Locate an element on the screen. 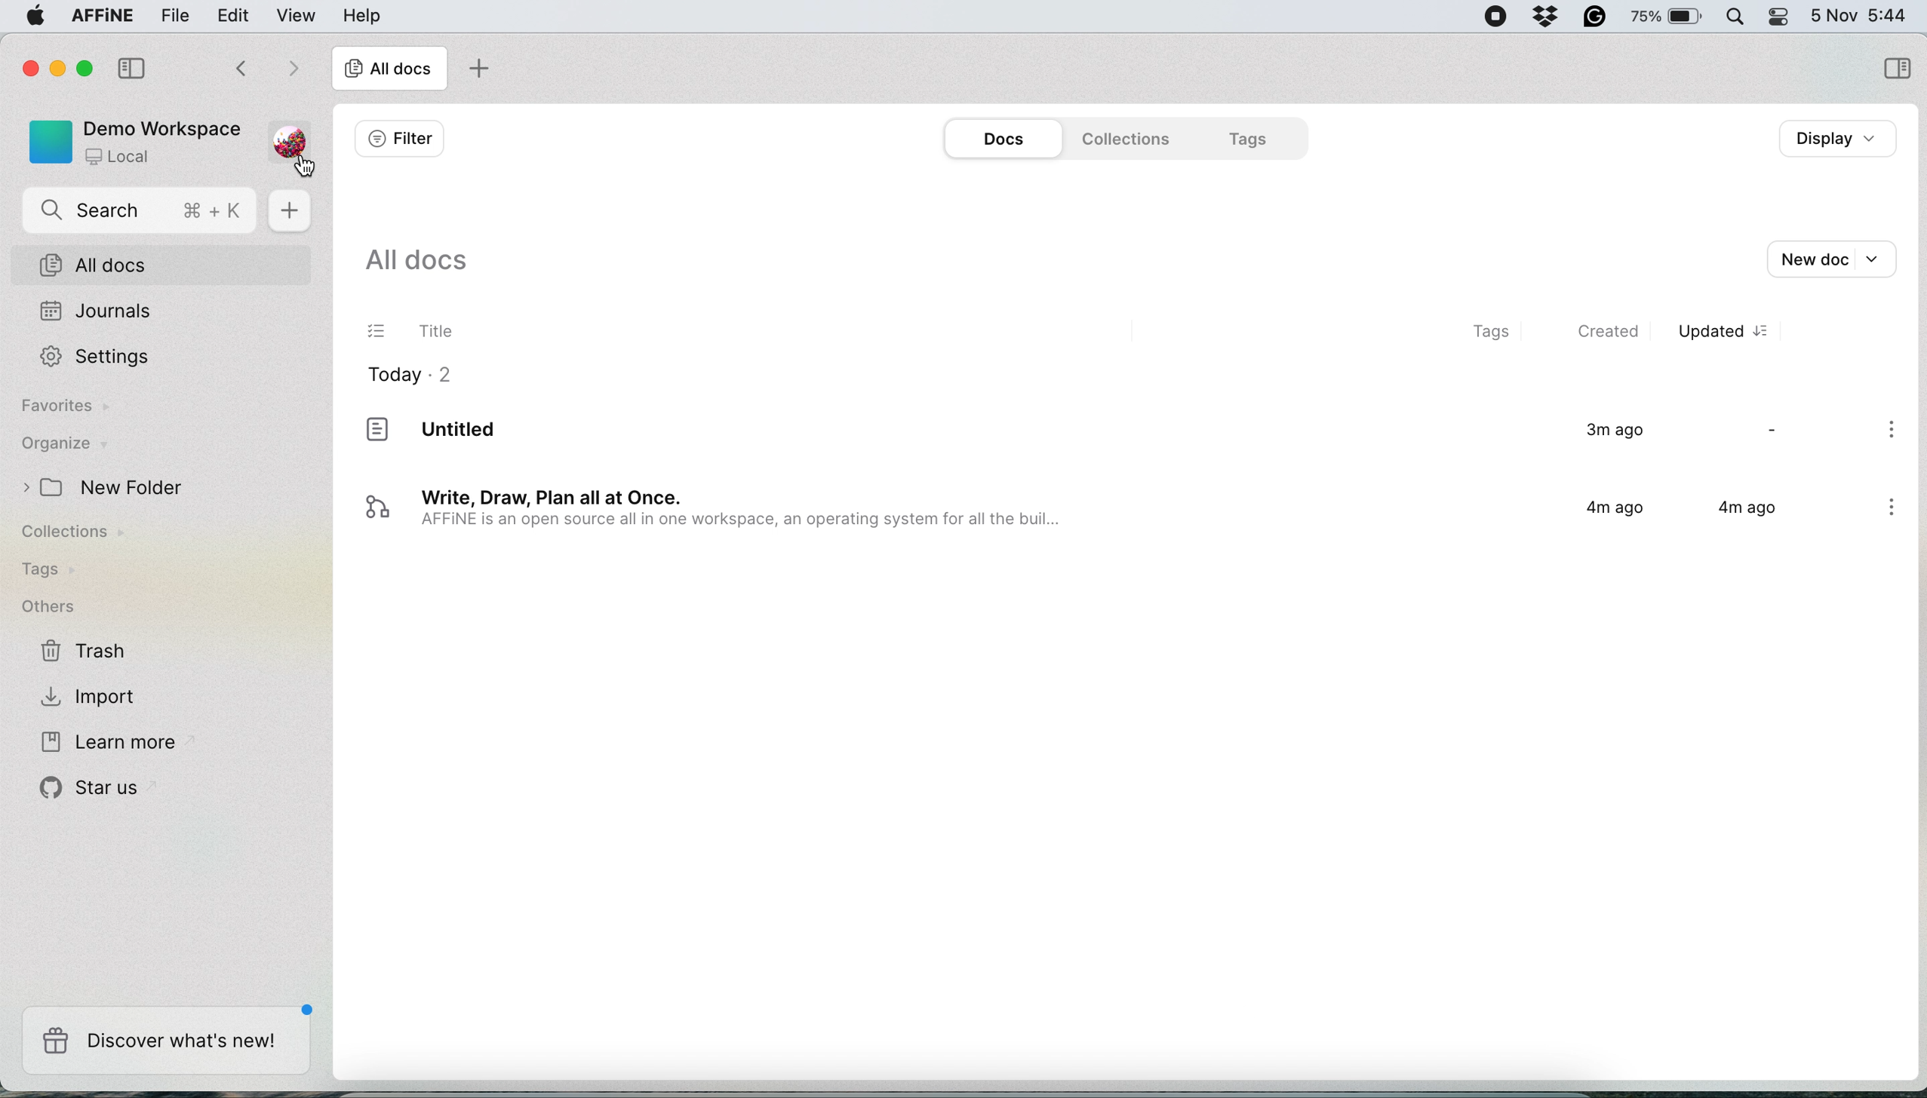  created is located at coordinates (1612, 332).